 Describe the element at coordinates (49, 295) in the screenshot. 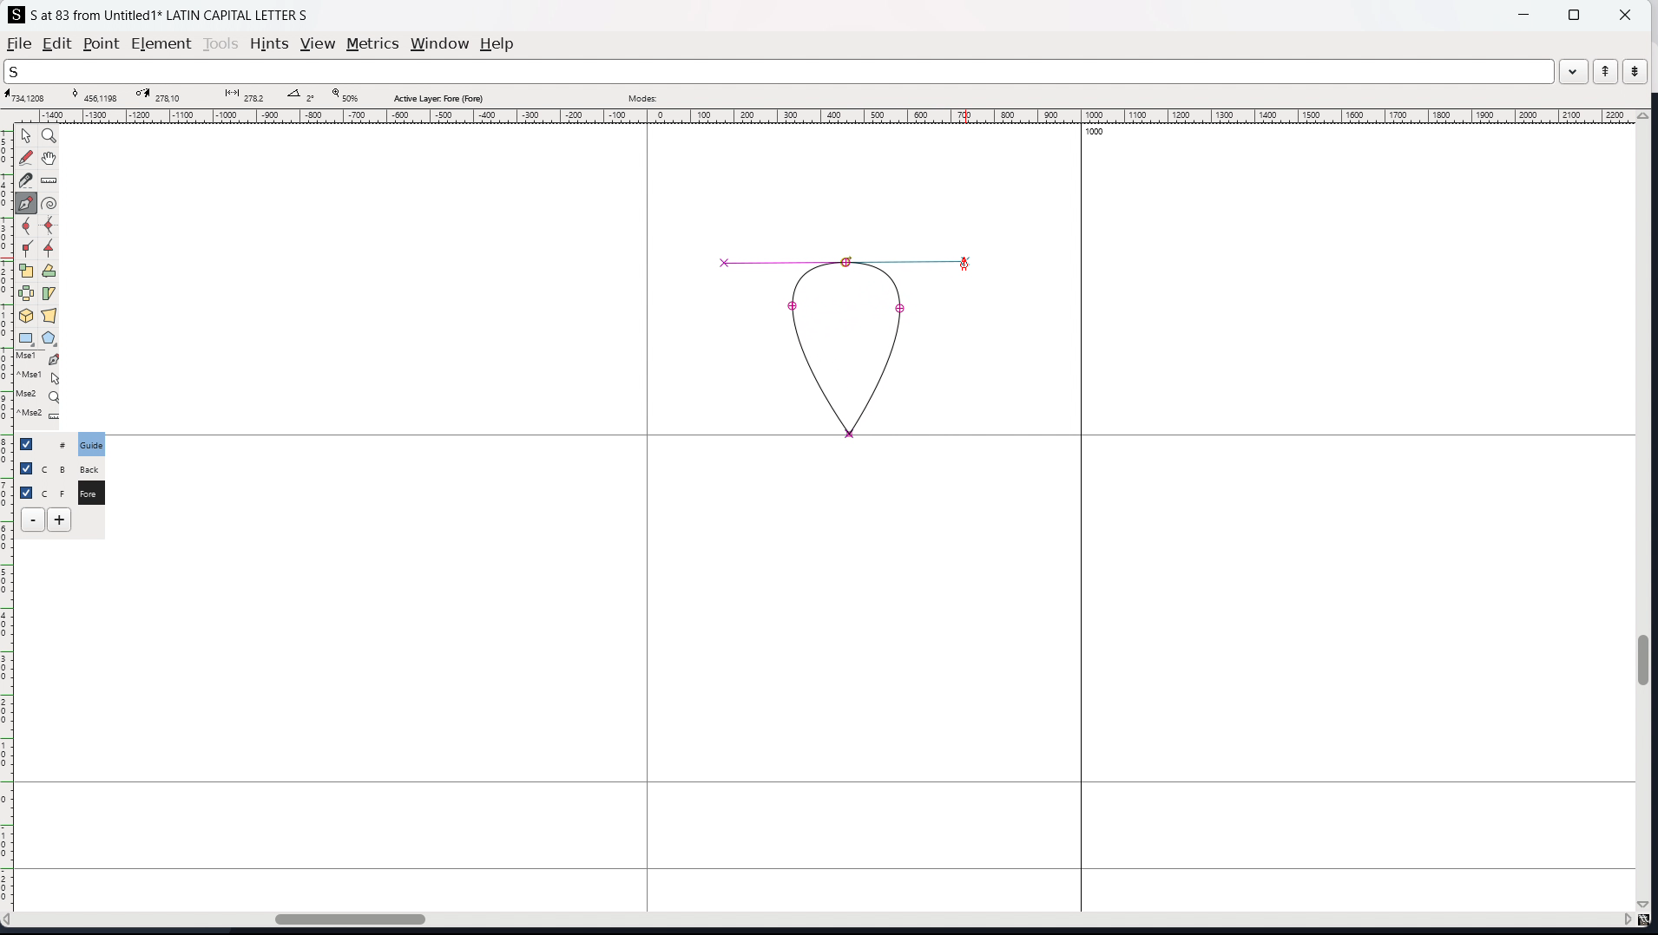

I see `skew selection` at that location.